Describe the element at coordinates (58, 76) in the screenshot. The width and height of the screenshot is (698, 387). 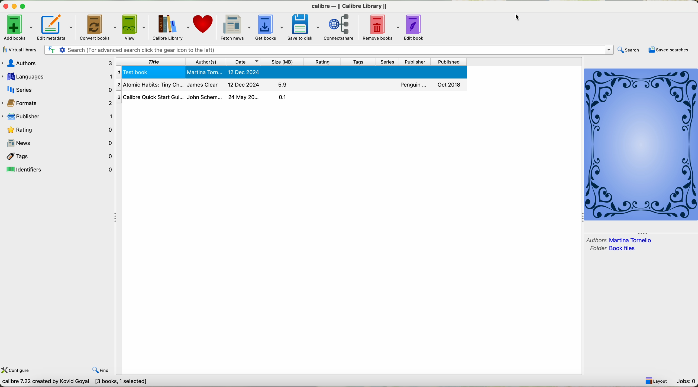
I see `languages` at that location.